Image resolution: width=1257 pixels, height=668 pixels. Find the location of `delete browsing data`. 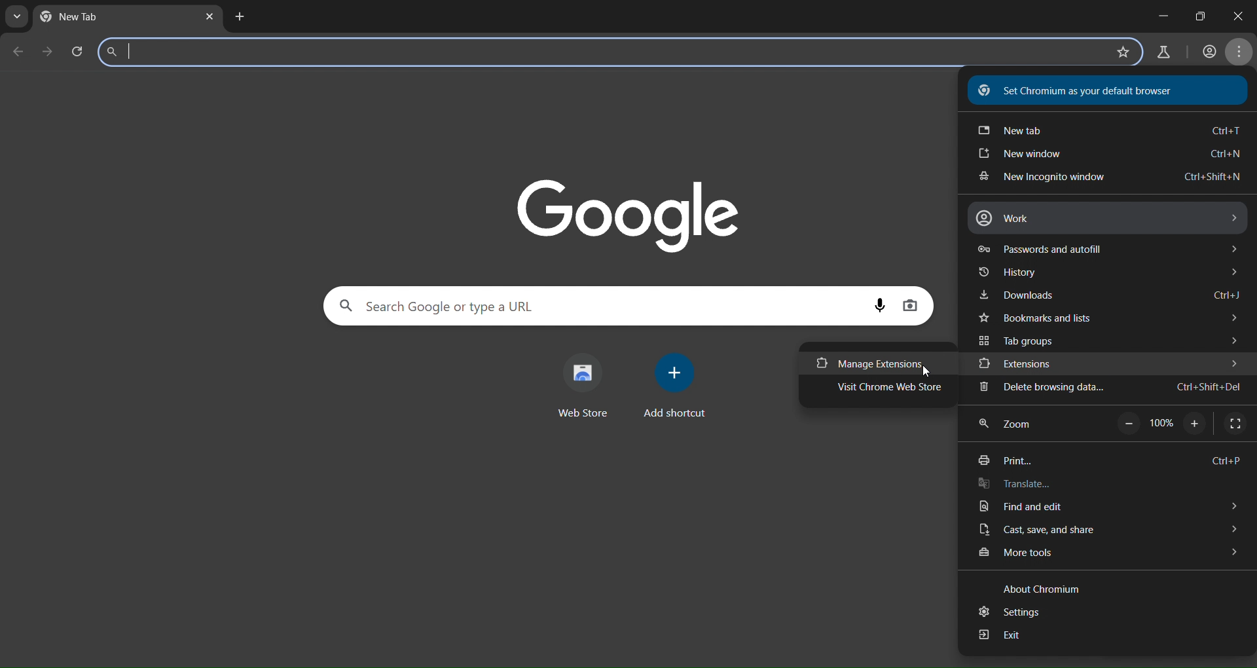

delete browsing data is located at coordinates (1106, 387).